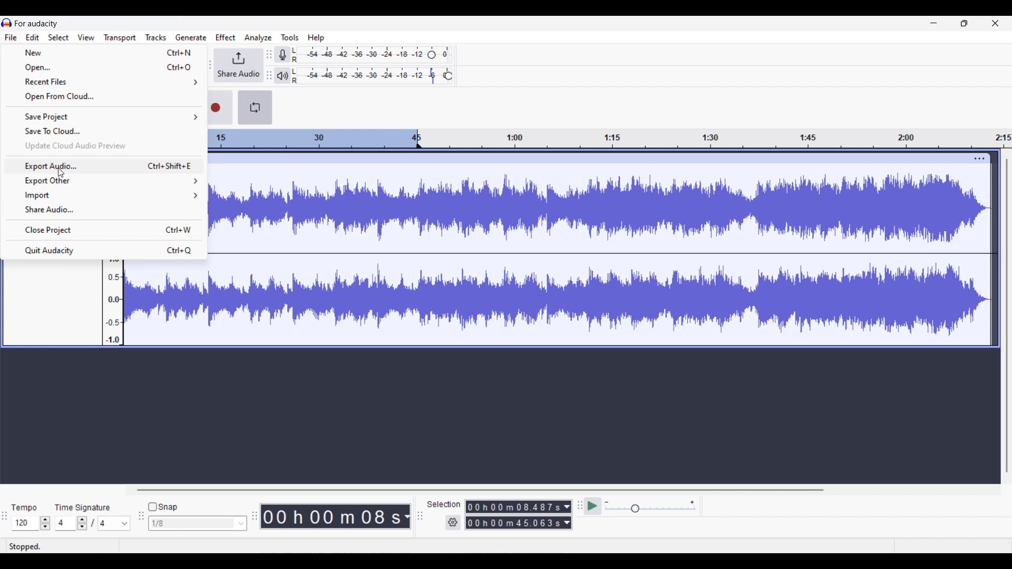 This screenshot has height=569, width=1012. What do you see at coordinates (7, 23) in the screenshot?
I see `Software logo` at bounding box center [7, 23].